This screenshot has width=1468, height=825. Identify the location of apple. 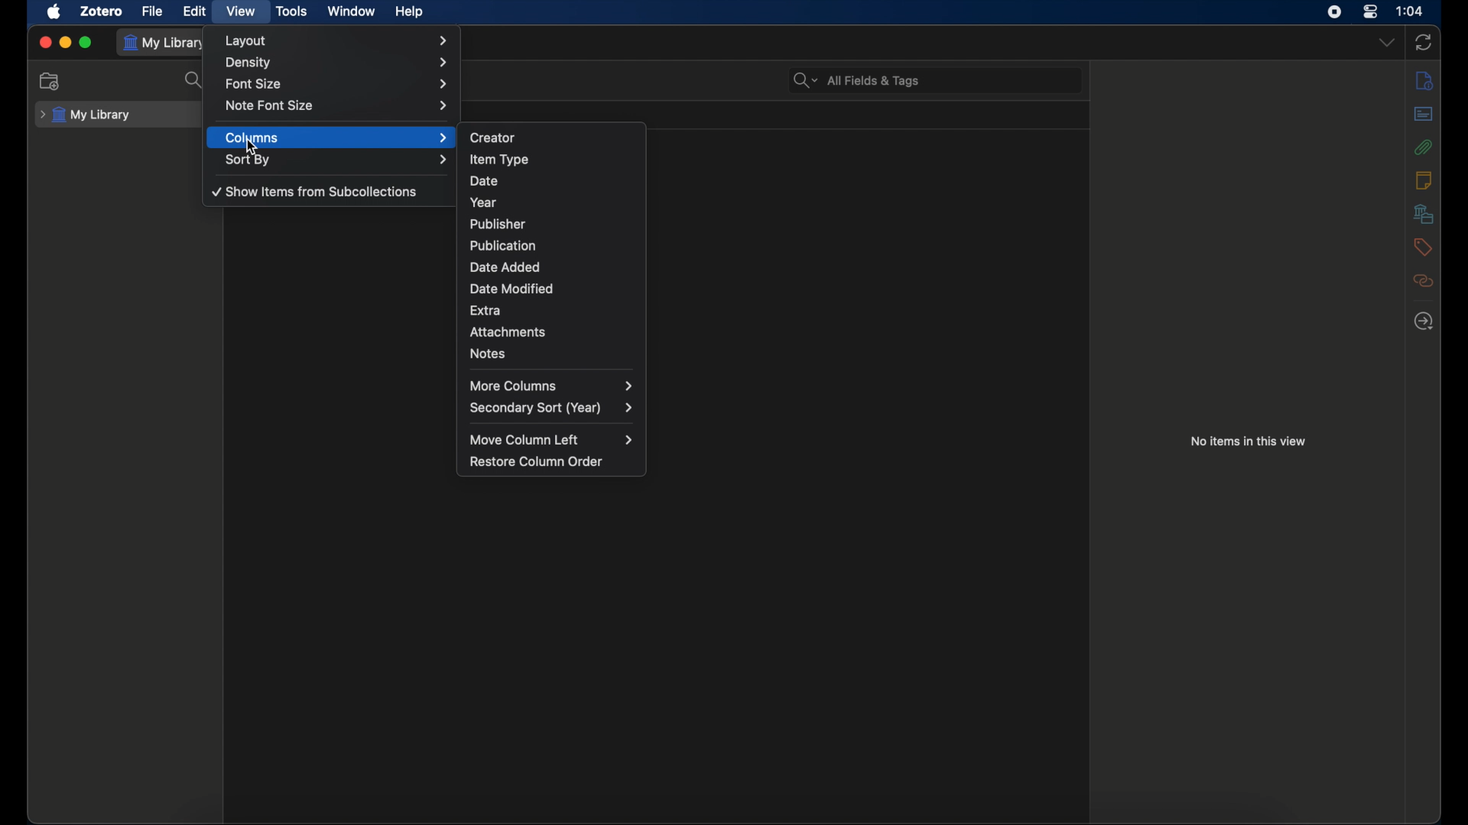
(54, 12).